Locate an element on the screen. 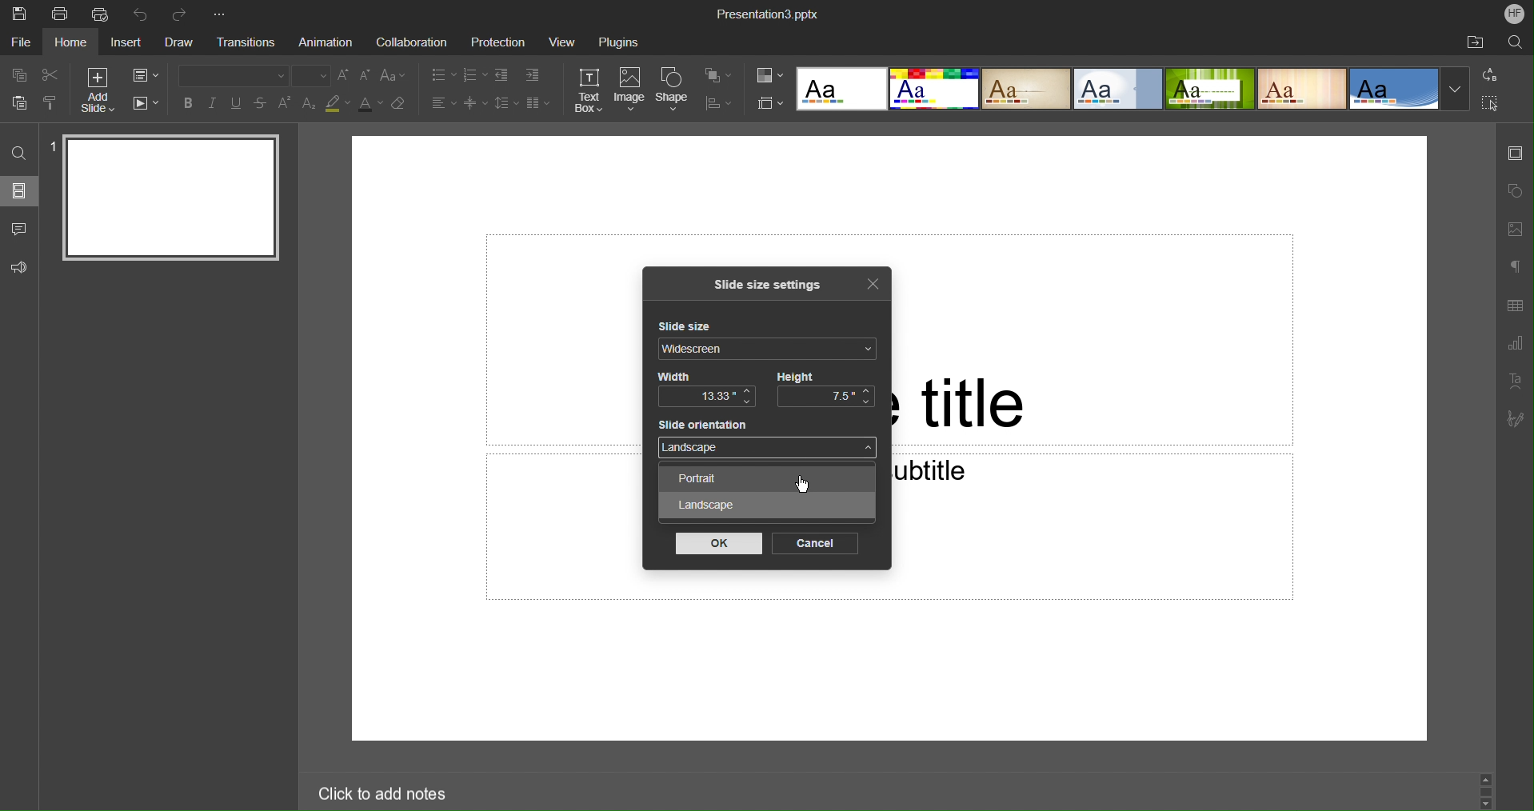 The image size is (1534, 811). Draw is located at coordinates (179, 43).